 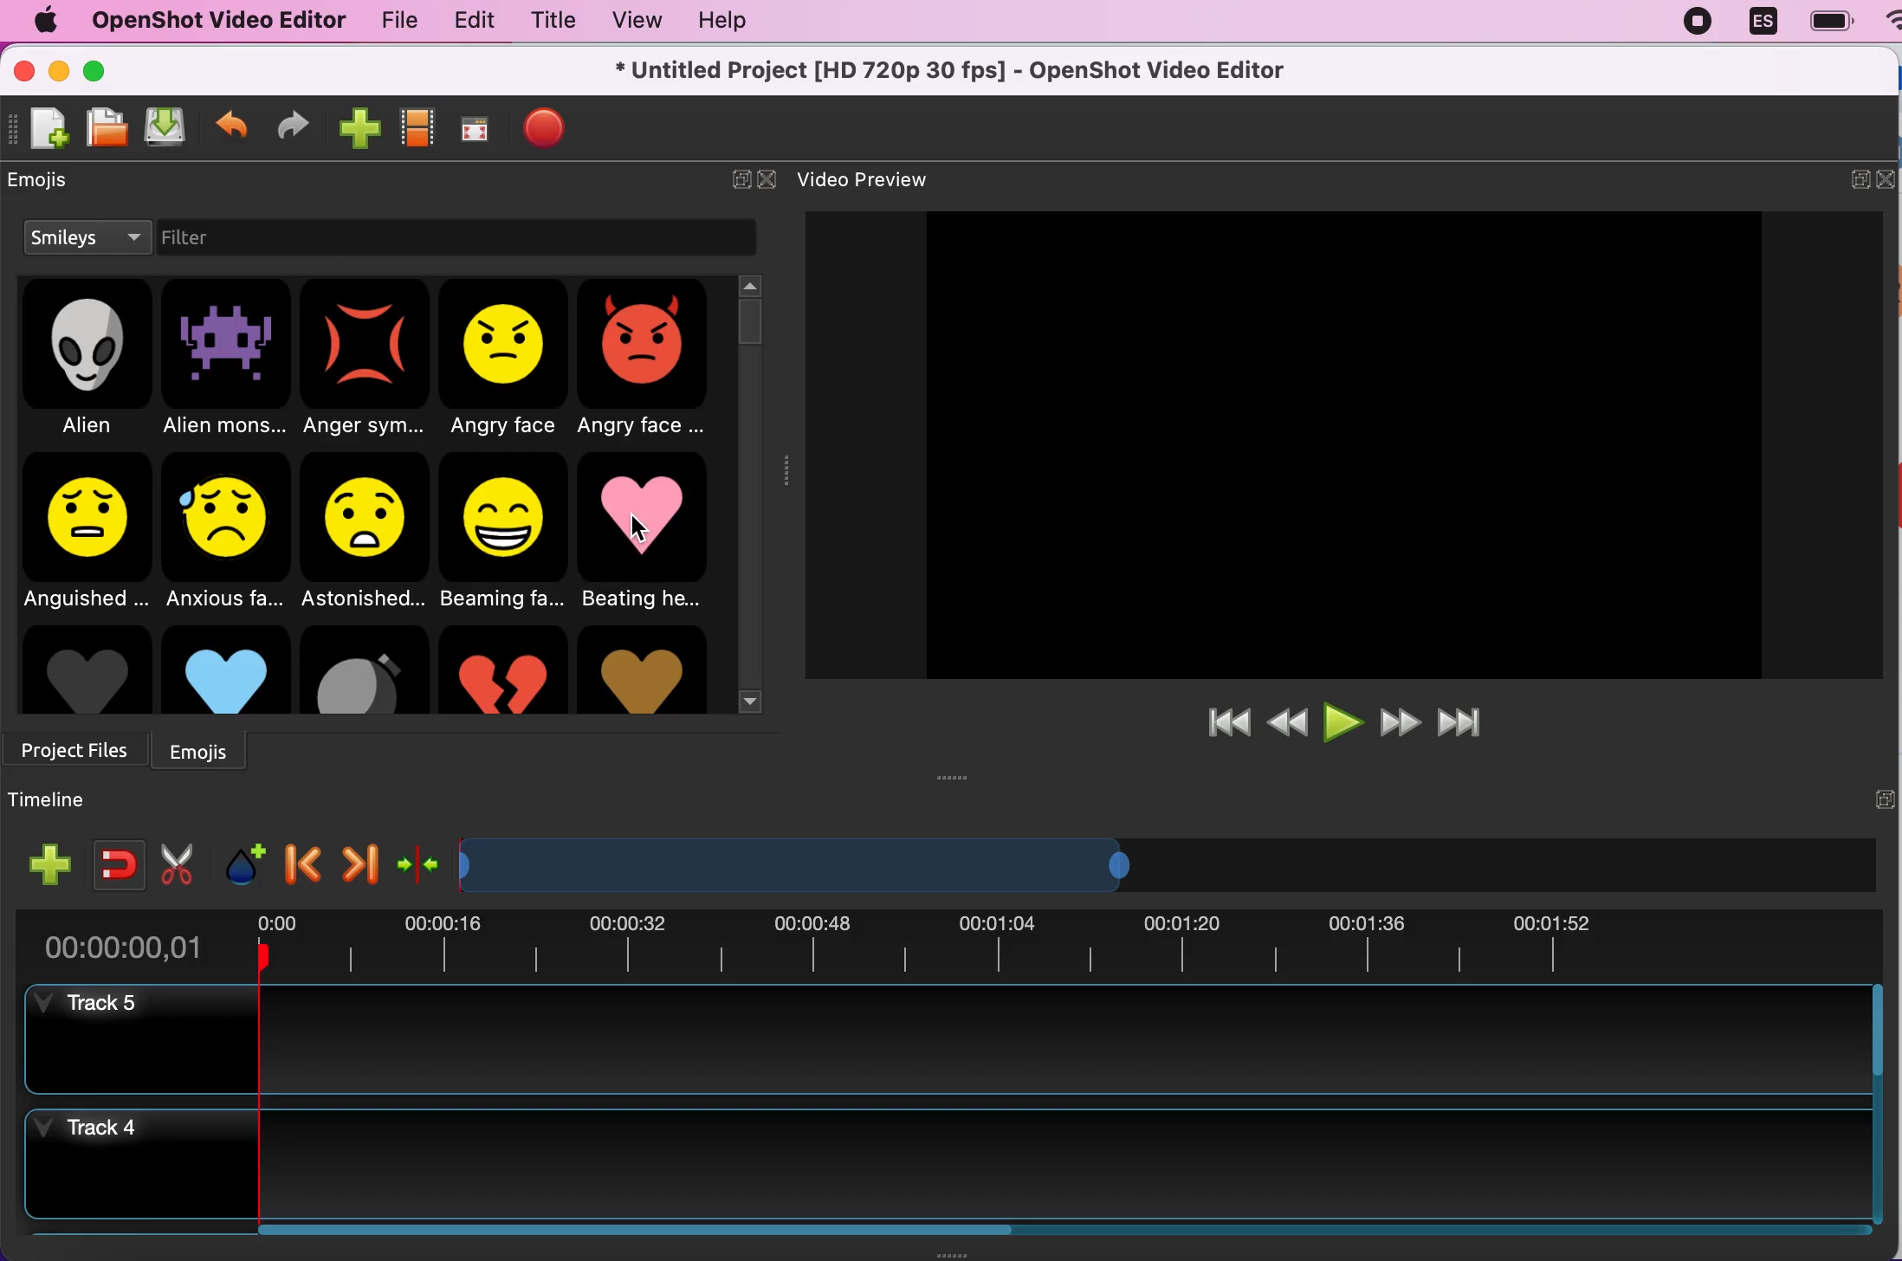 I want to click on next marker, so click(x=357, y=860).